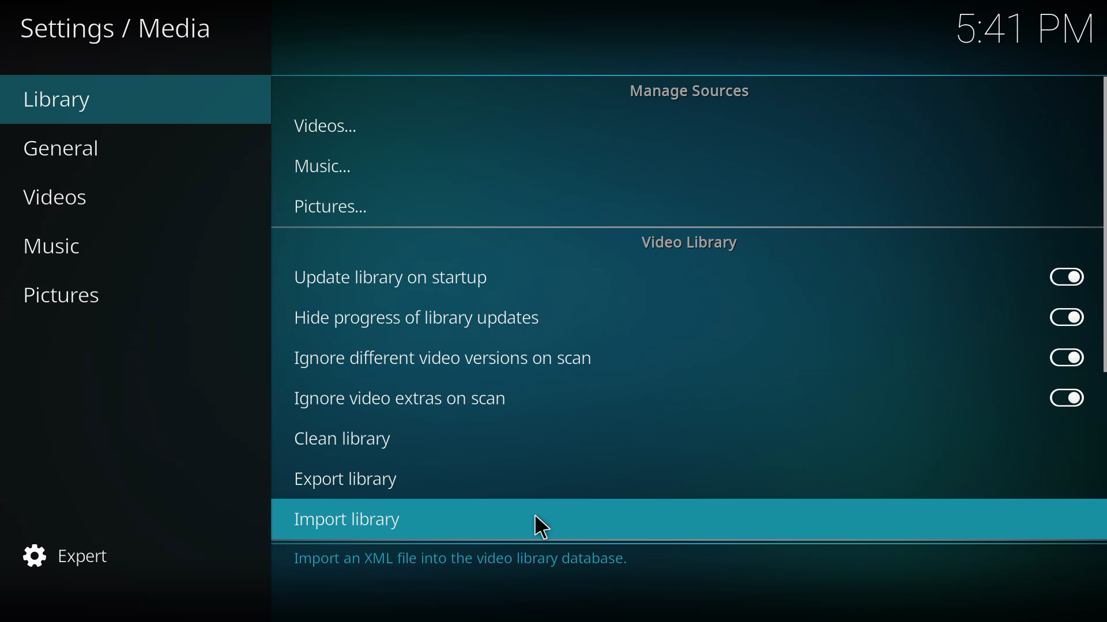  Describe the element at coordinates (1100, 223) in the screenshot. I see `scroll bar` at that location.